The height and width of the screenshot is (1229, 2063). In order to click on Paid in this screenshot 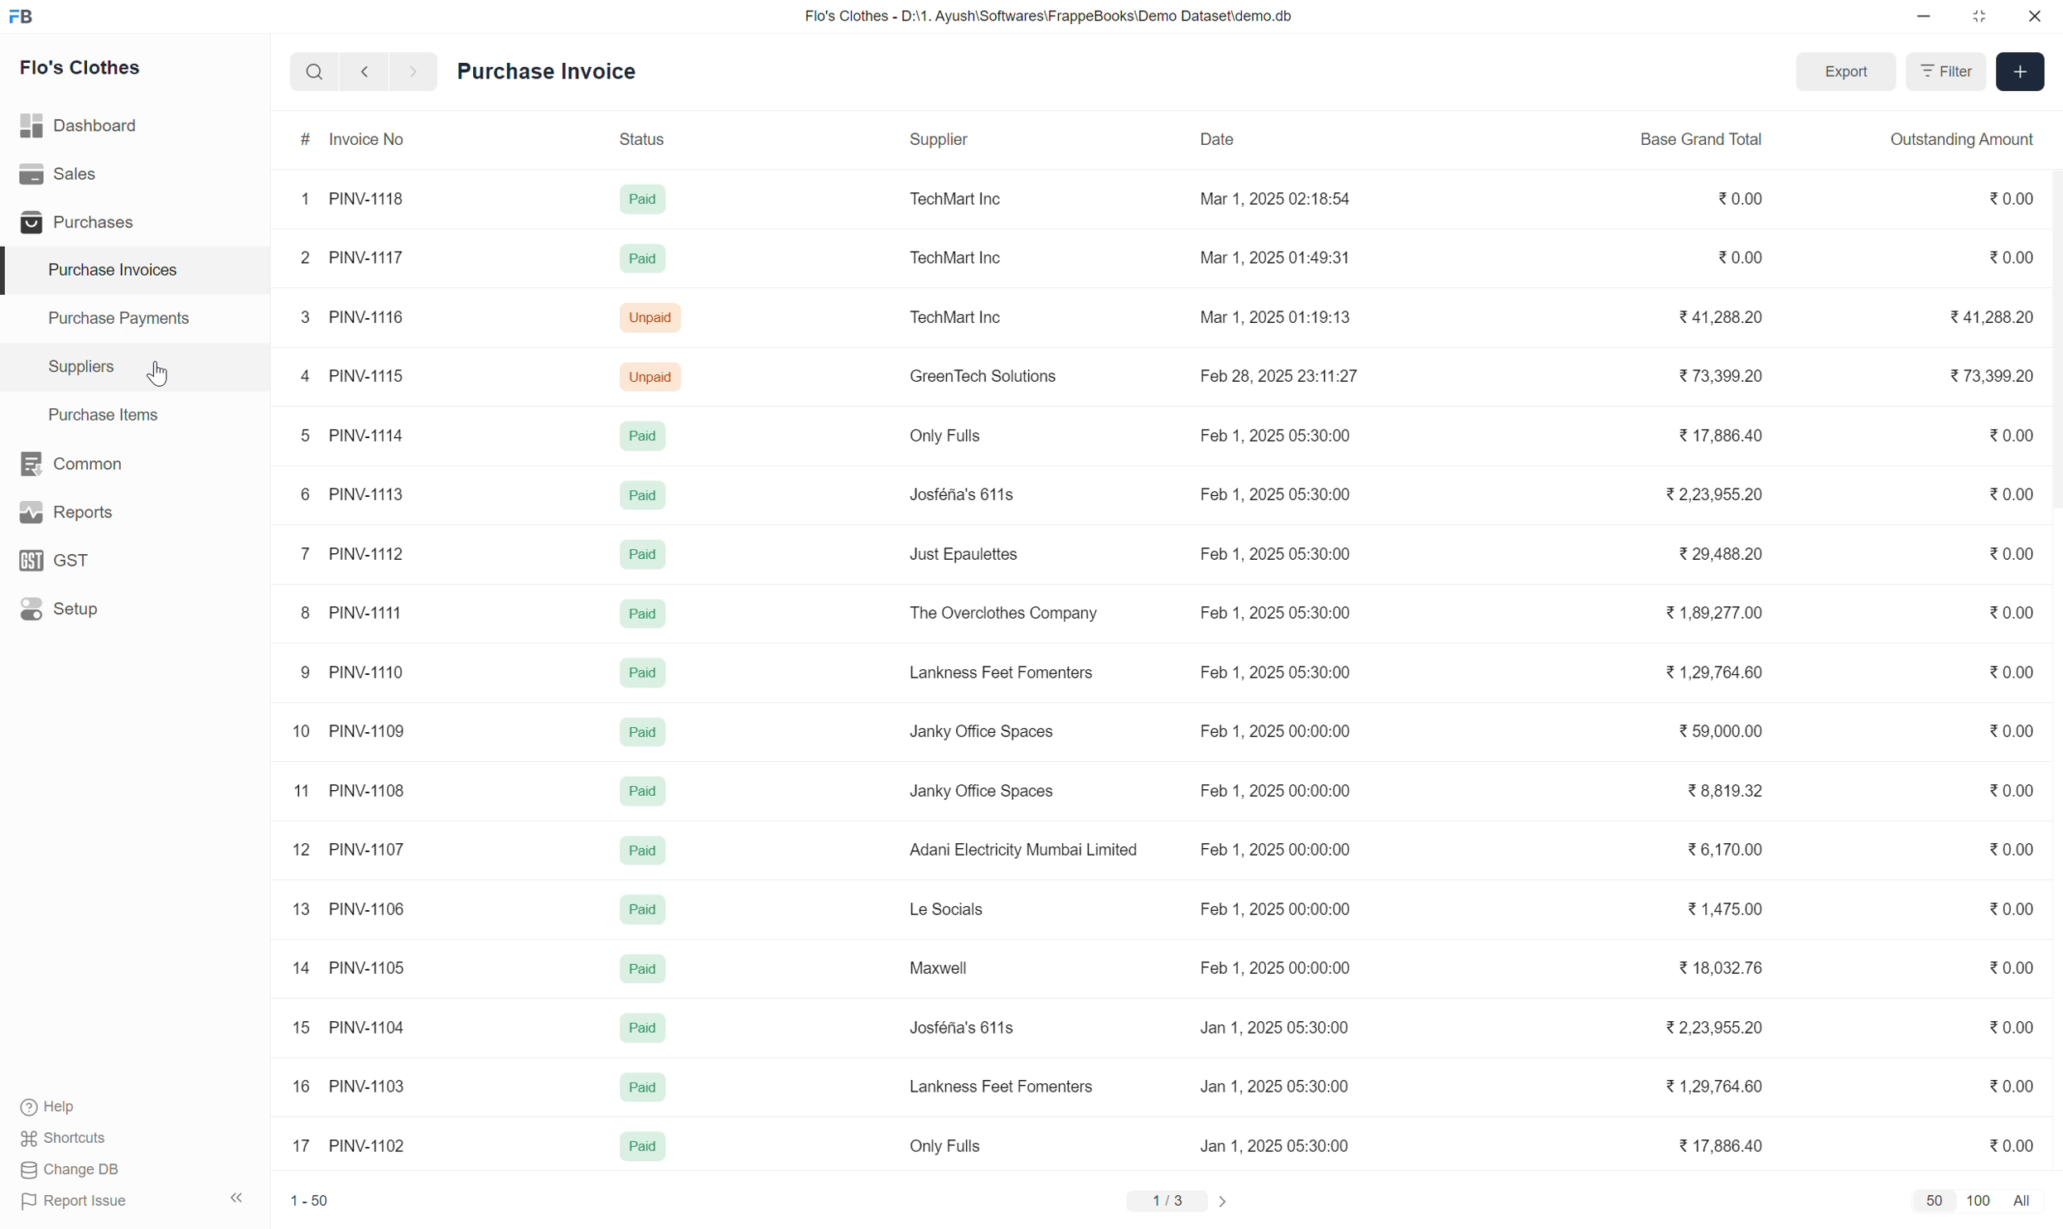, I will do `click(641, 905)`.